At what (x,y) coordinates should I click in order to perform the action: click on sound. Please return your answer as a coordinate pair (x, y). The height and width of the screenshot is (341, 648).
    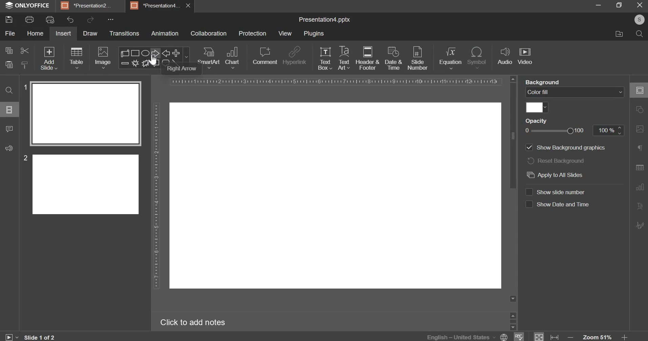
    Looking at the image, I should click on (9, 150).